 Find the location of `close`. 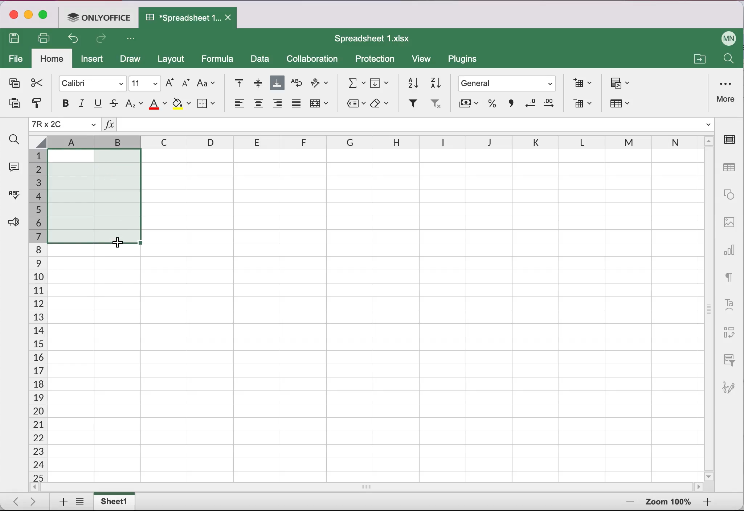

close is located at coordinates (13, 16).